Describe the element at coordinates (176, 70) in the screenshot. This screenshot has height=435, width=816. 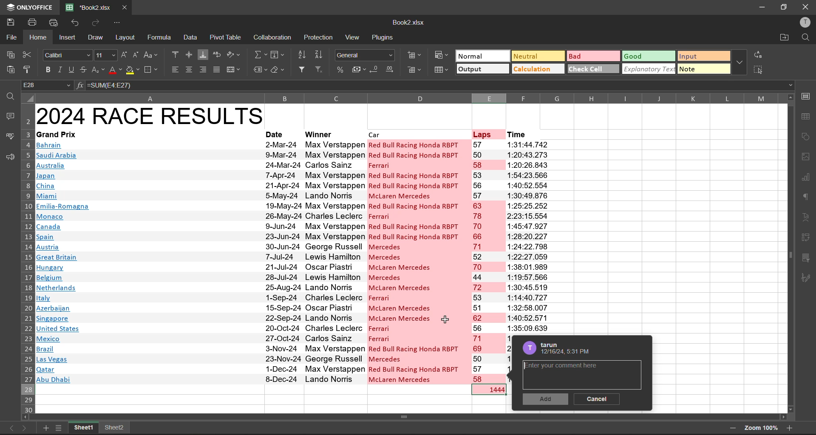
I see `align left` at that location.